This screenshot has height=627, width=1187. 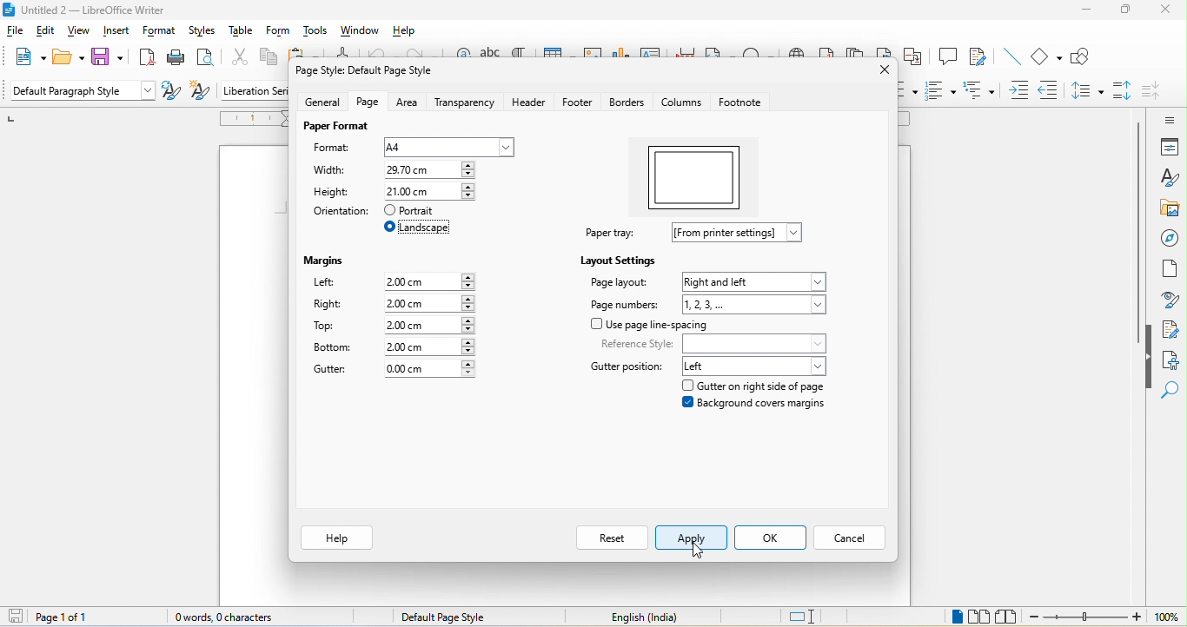 I want to click on insert, so click(x=115, y=33).